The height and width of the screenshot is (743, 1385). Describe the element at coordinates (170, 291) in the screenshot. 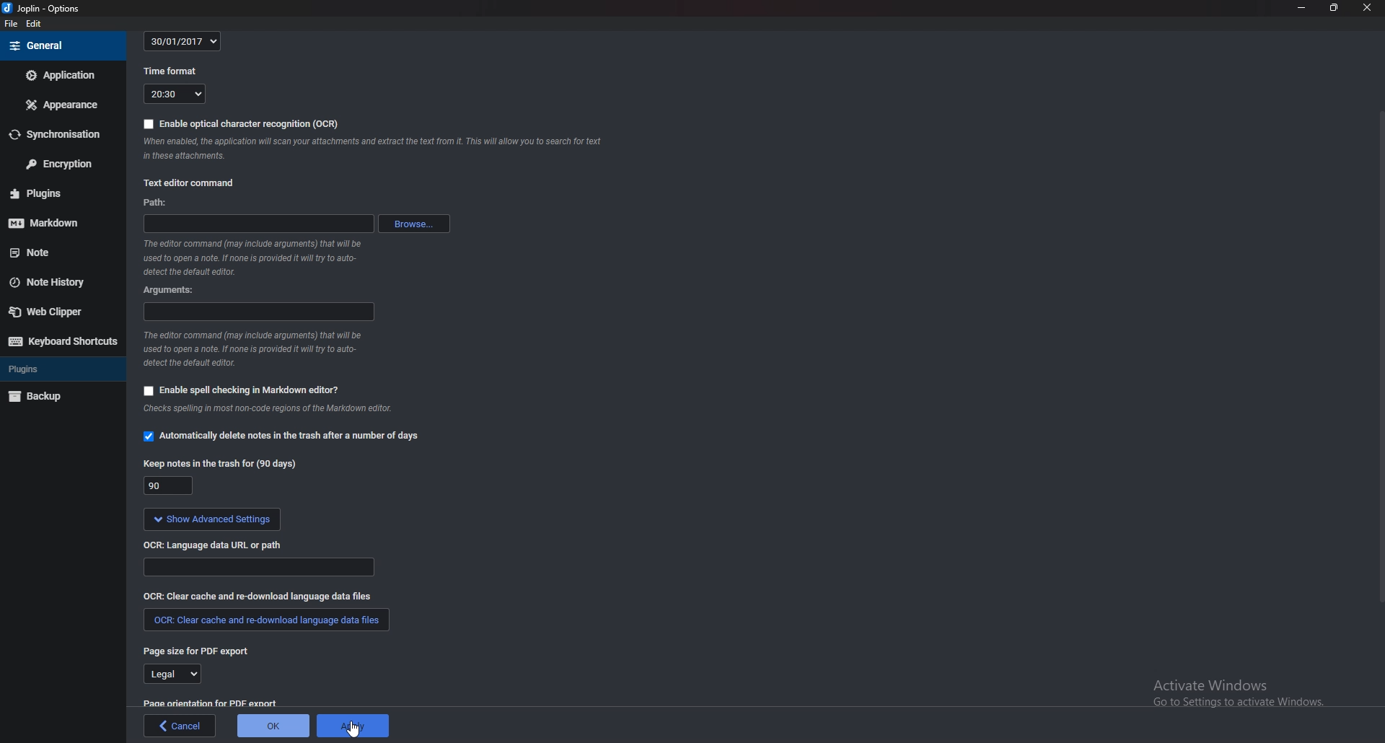

I see `Arguments` at that location.